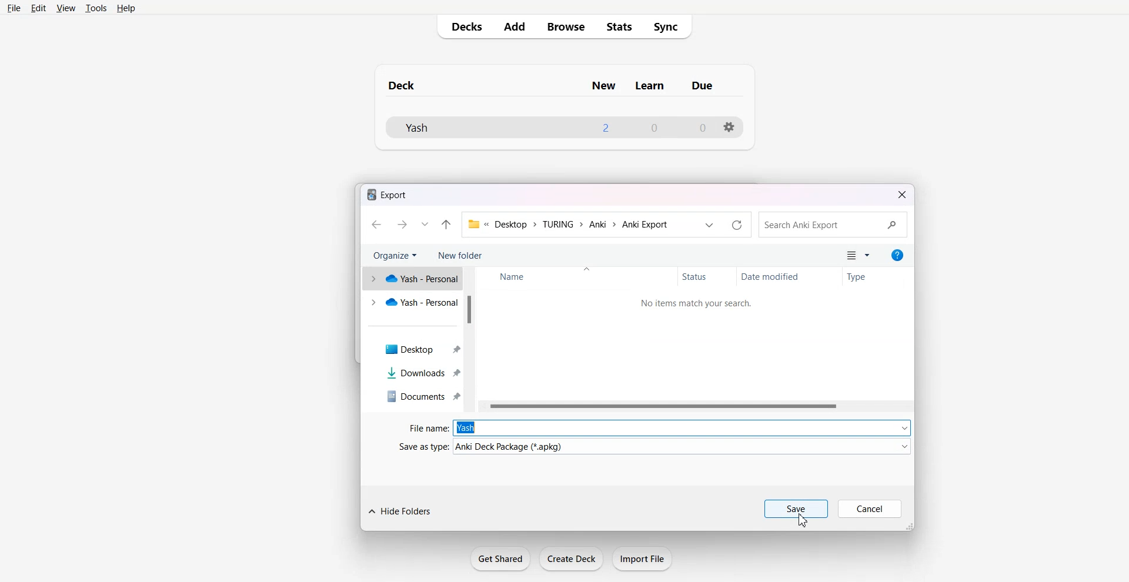 Image resolution: width=1129 pixels, height=582 pixels. Describe the element at coordinates (703, 86) in the screenshot. I see `due` at that location.